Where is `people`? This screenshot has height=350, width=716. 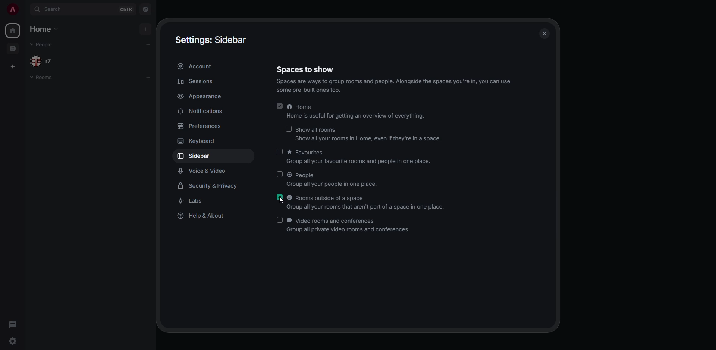
people is located at coordinates (43, 44).